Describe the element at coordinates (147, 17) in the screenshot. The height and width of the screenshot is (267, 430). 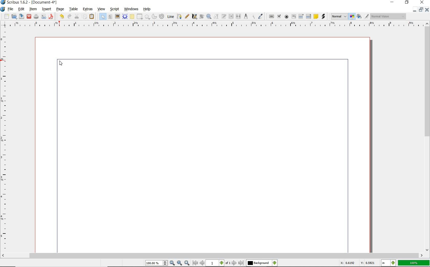
I see `polygon` at that location.